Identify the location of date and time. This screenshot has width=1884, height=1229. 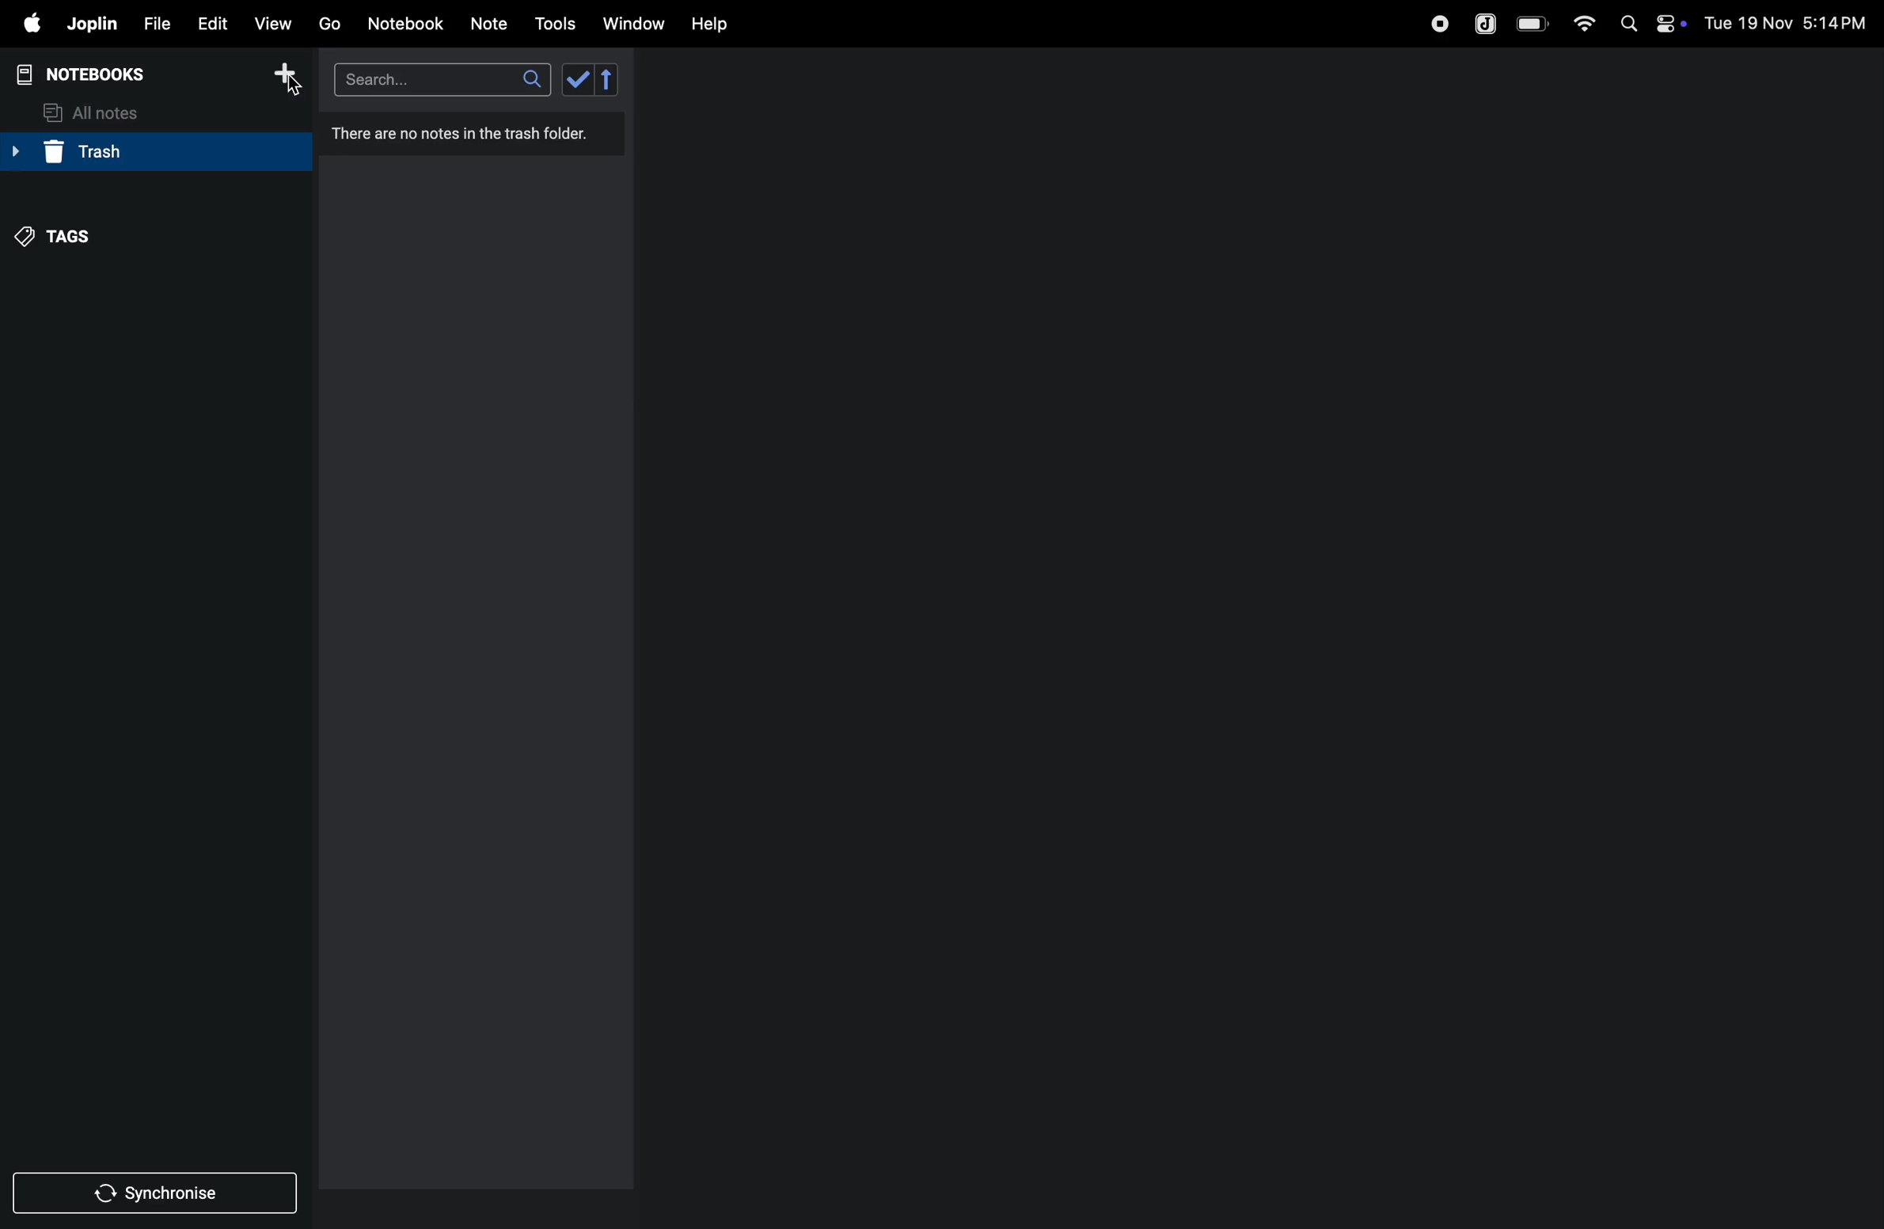
(1791, 21).